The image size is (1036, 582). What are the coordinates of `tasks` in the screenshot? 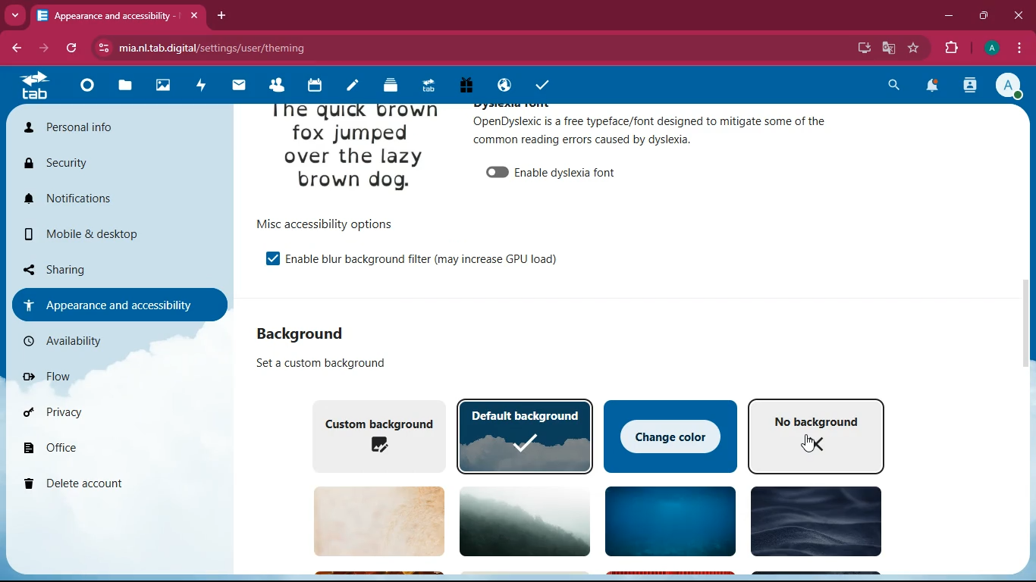 It's located at (539, 83).